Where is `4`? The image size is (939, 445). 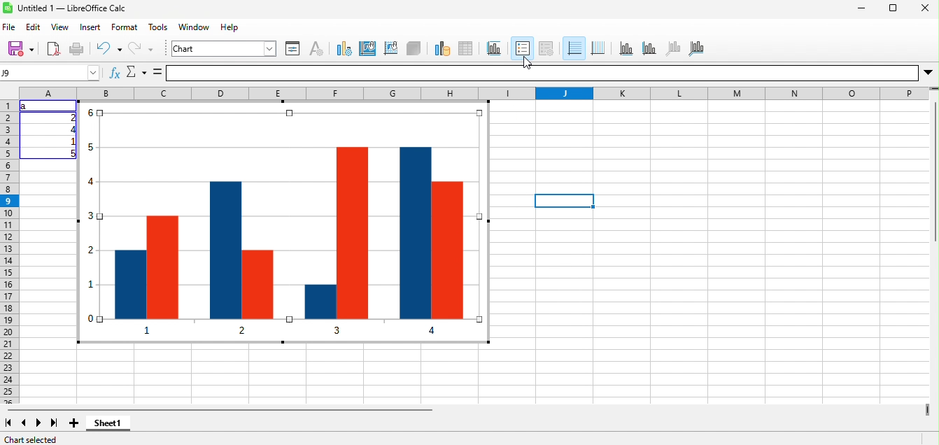
4 is located at coordinates (72, 129).